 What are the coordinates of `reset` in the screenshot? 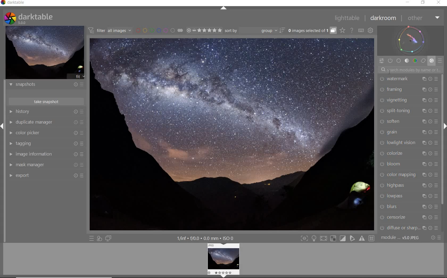 It's located at (74, 84).